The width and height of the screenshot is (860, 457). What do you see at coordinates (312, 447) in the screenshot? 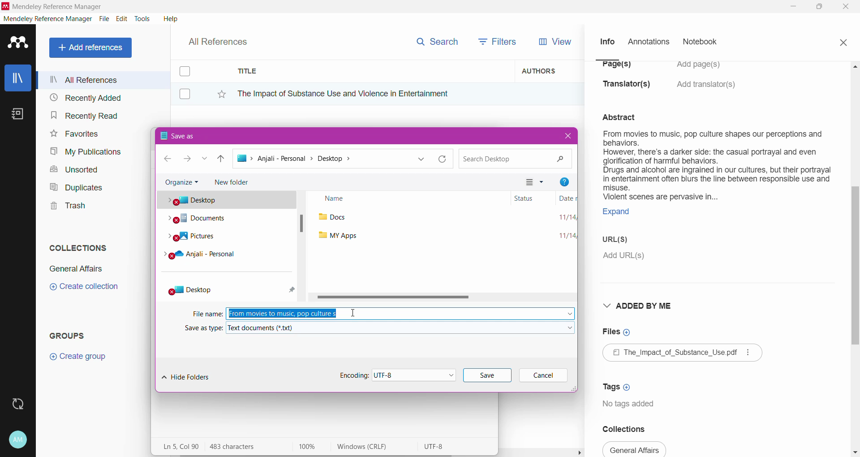
I see `Zoom Level` at bounding box center [312, 447].